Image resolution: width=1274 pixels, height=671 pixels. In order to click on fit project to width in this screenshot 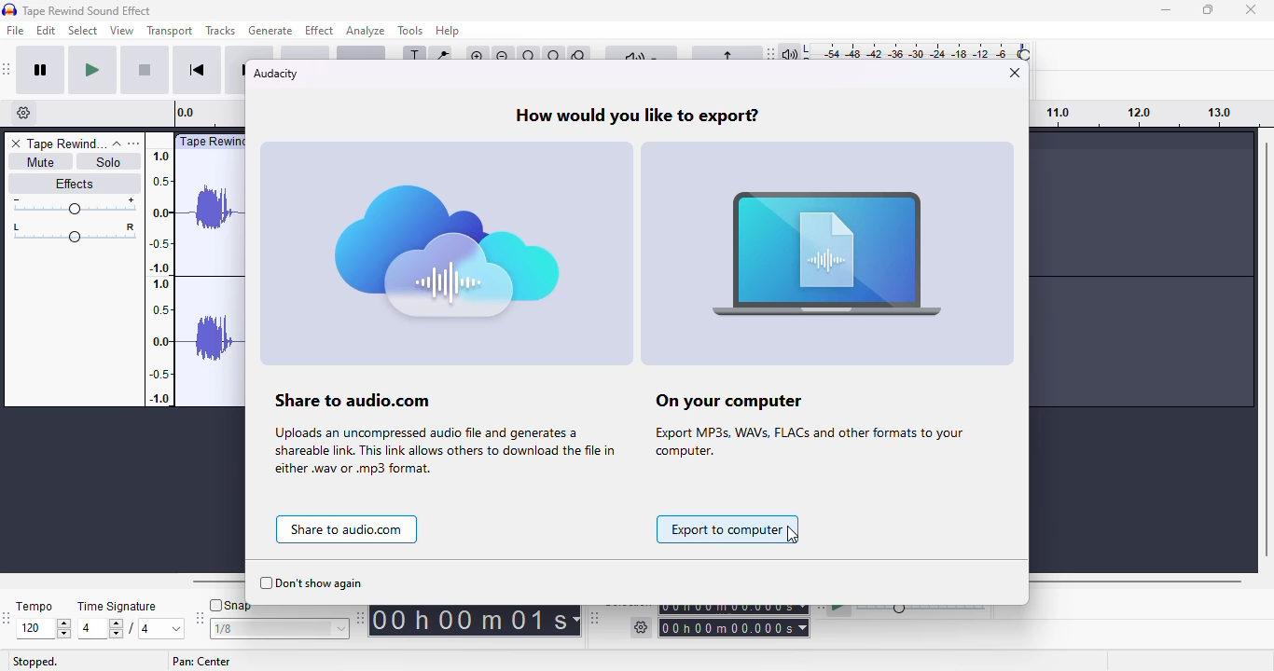, I will do `click(554, 57)`.